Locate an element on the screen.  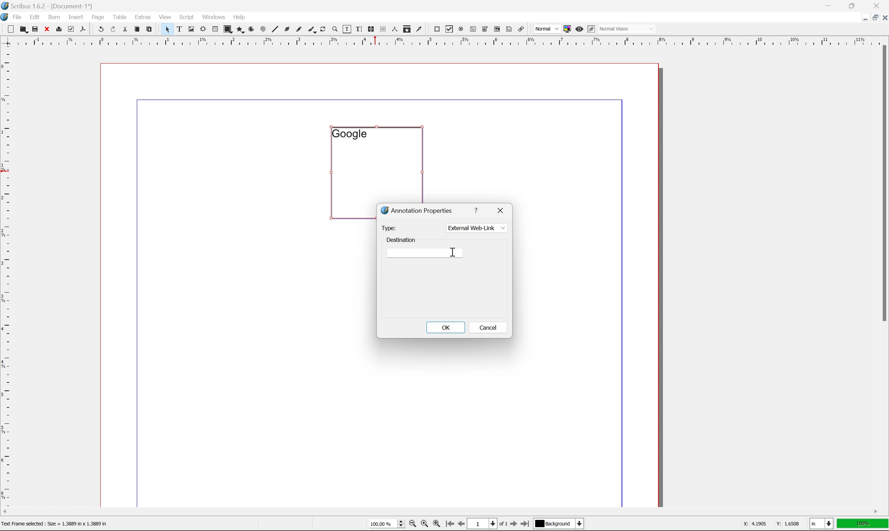
google is located at coordinates (349, 133).